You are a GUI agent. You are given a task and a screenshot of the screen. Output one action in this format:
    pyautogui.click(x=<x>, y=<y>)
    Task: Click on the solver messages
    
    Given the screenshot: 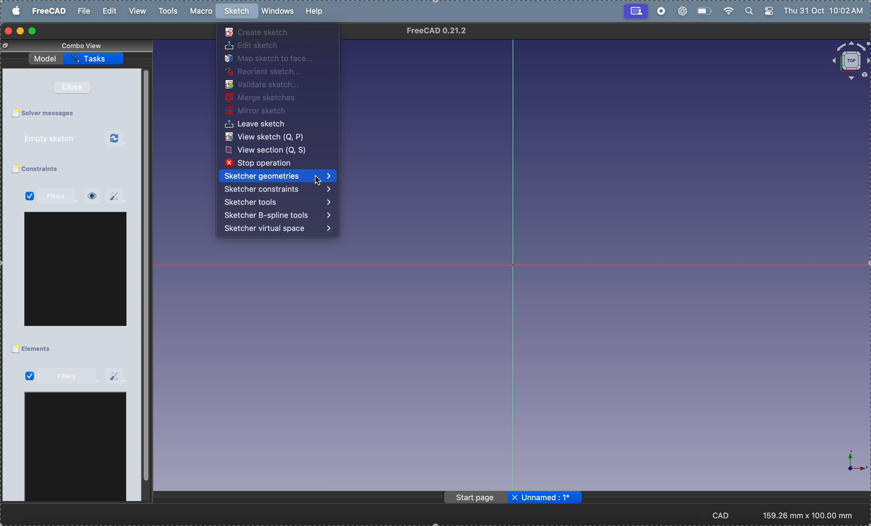 What is the action you would take?
    pyautogui.click(x=51, y=113)
    